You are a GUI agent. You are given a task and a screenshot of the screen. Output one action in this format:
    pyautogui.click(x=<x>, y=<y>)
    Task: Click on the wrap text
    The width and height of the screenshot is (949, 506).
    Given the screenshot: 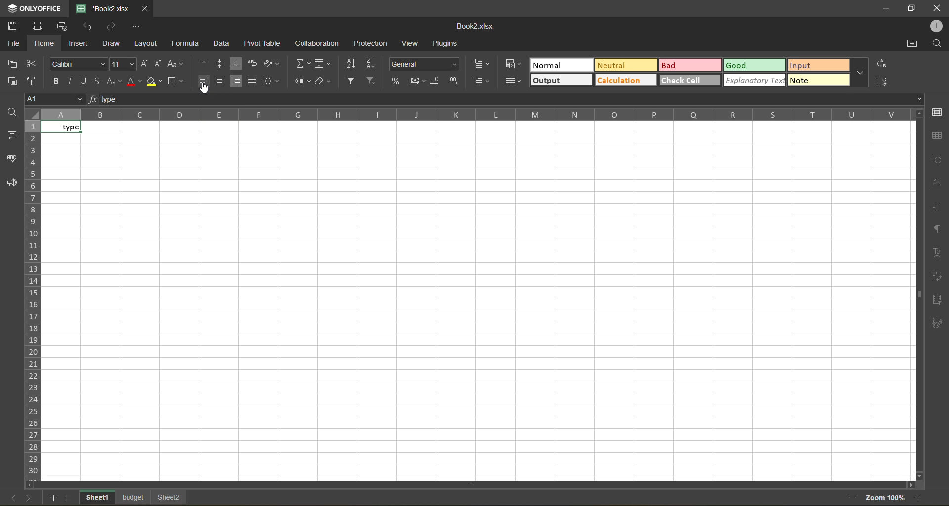 What is the action you would take?
    pyautogui.click(x=253, y=64)
    